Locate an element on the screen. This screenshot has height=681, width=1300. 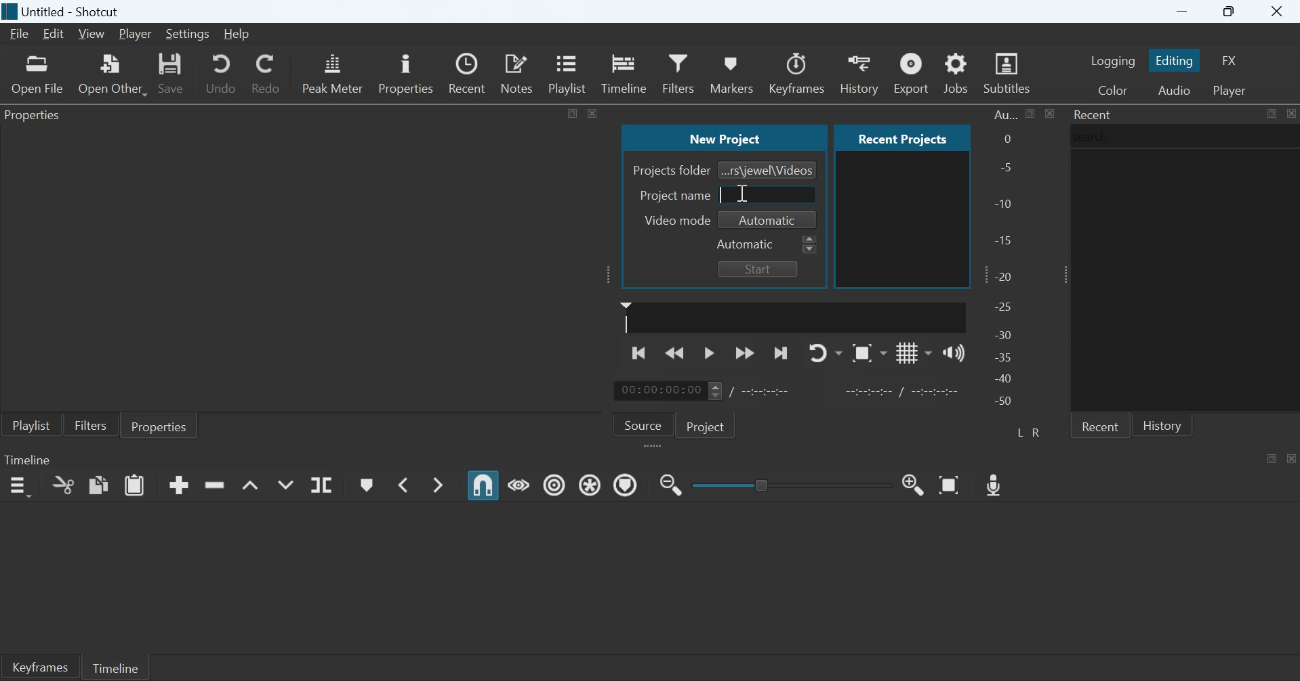
Switch to the Logging layout is located at coordinates (1113, 60).